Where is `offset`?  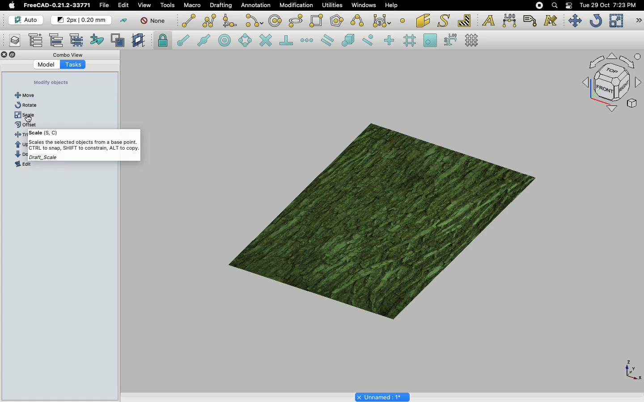
offset is located at coordinates (31, 124).